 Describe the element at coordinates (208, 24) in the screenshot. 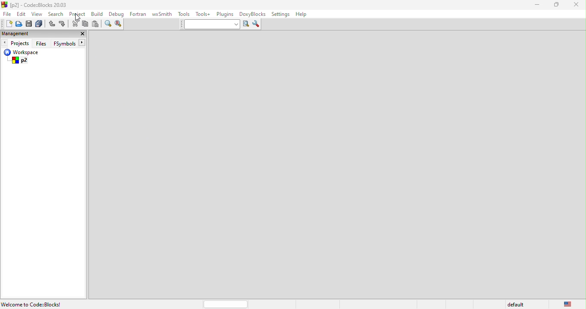

I see `text to search` at that location.